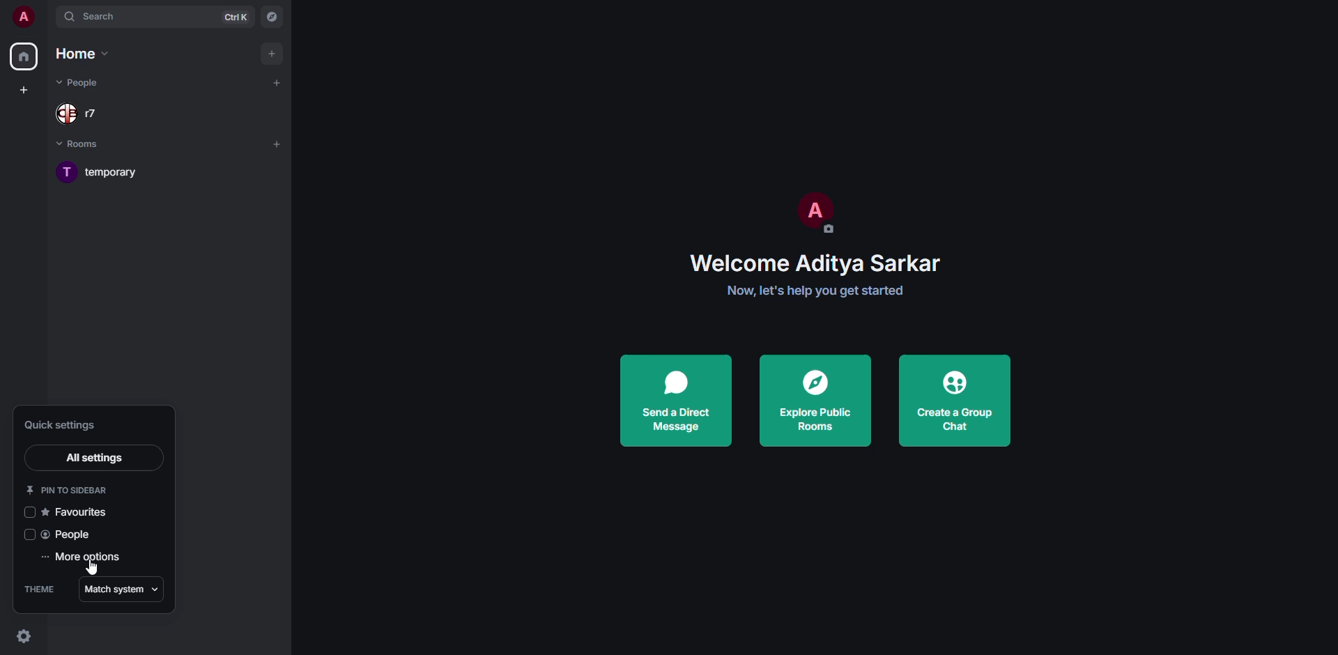 Image resolution: width=1338 pixels, height=655 pixels. Describe the element at coordinates (678, 402) in the screenshot. I see `send a direct message` at that location.